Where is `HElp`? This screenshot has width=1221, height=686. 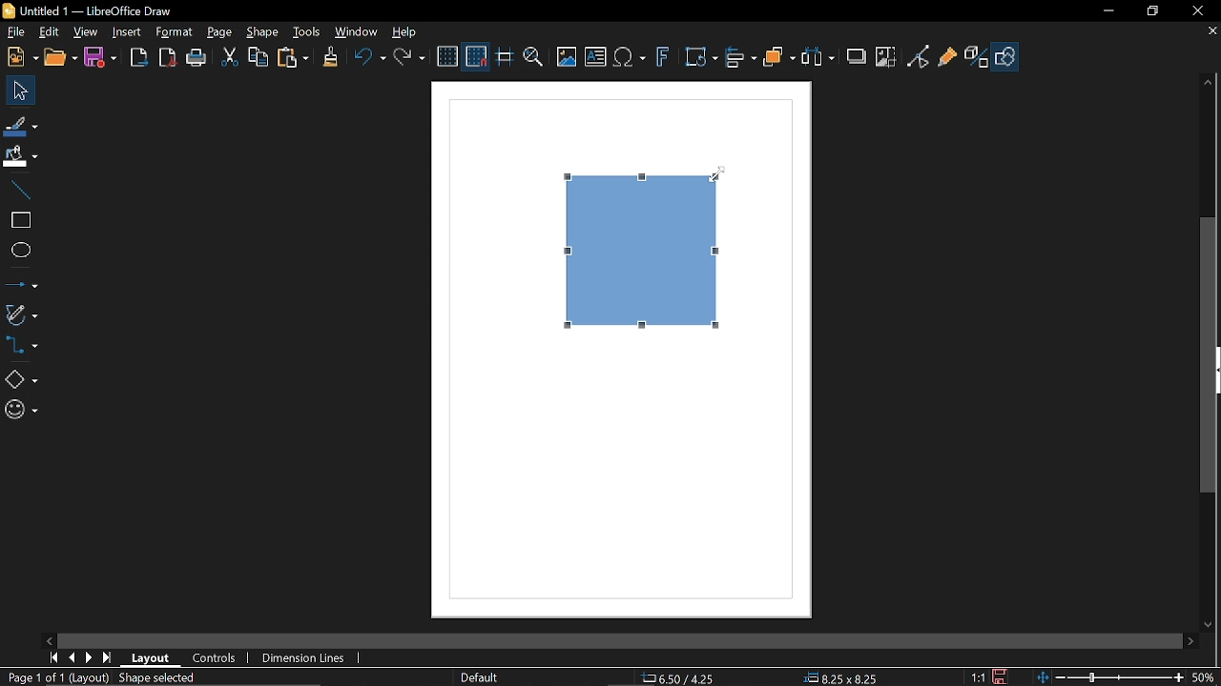 HElp is located at coordinates (407, 34).